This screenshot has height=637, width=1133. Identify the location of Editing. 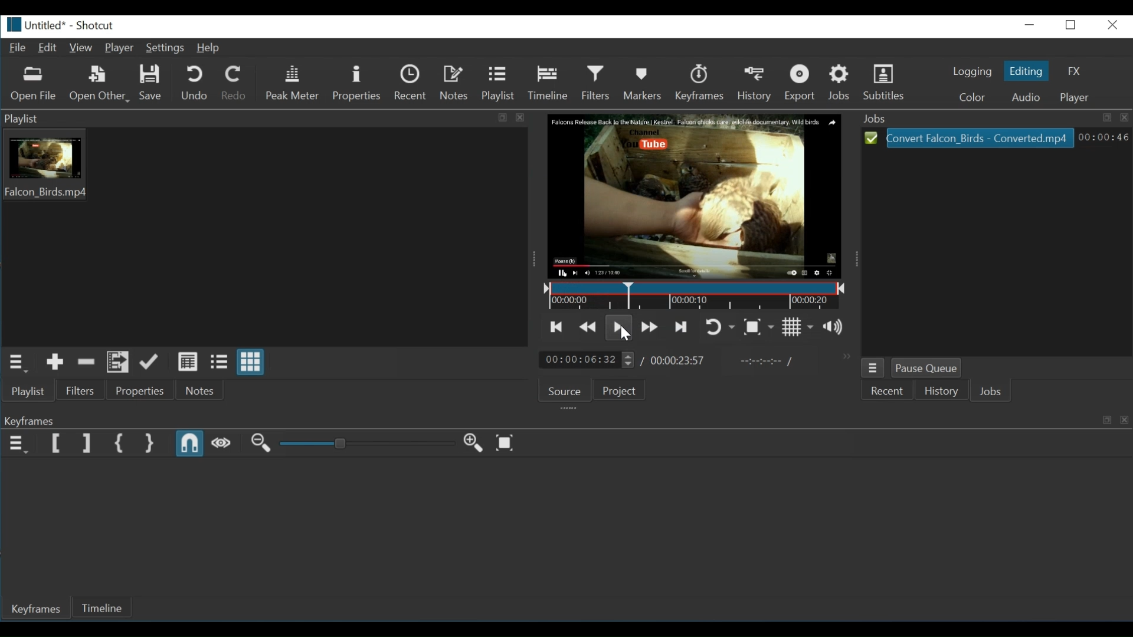
(1027, 71).